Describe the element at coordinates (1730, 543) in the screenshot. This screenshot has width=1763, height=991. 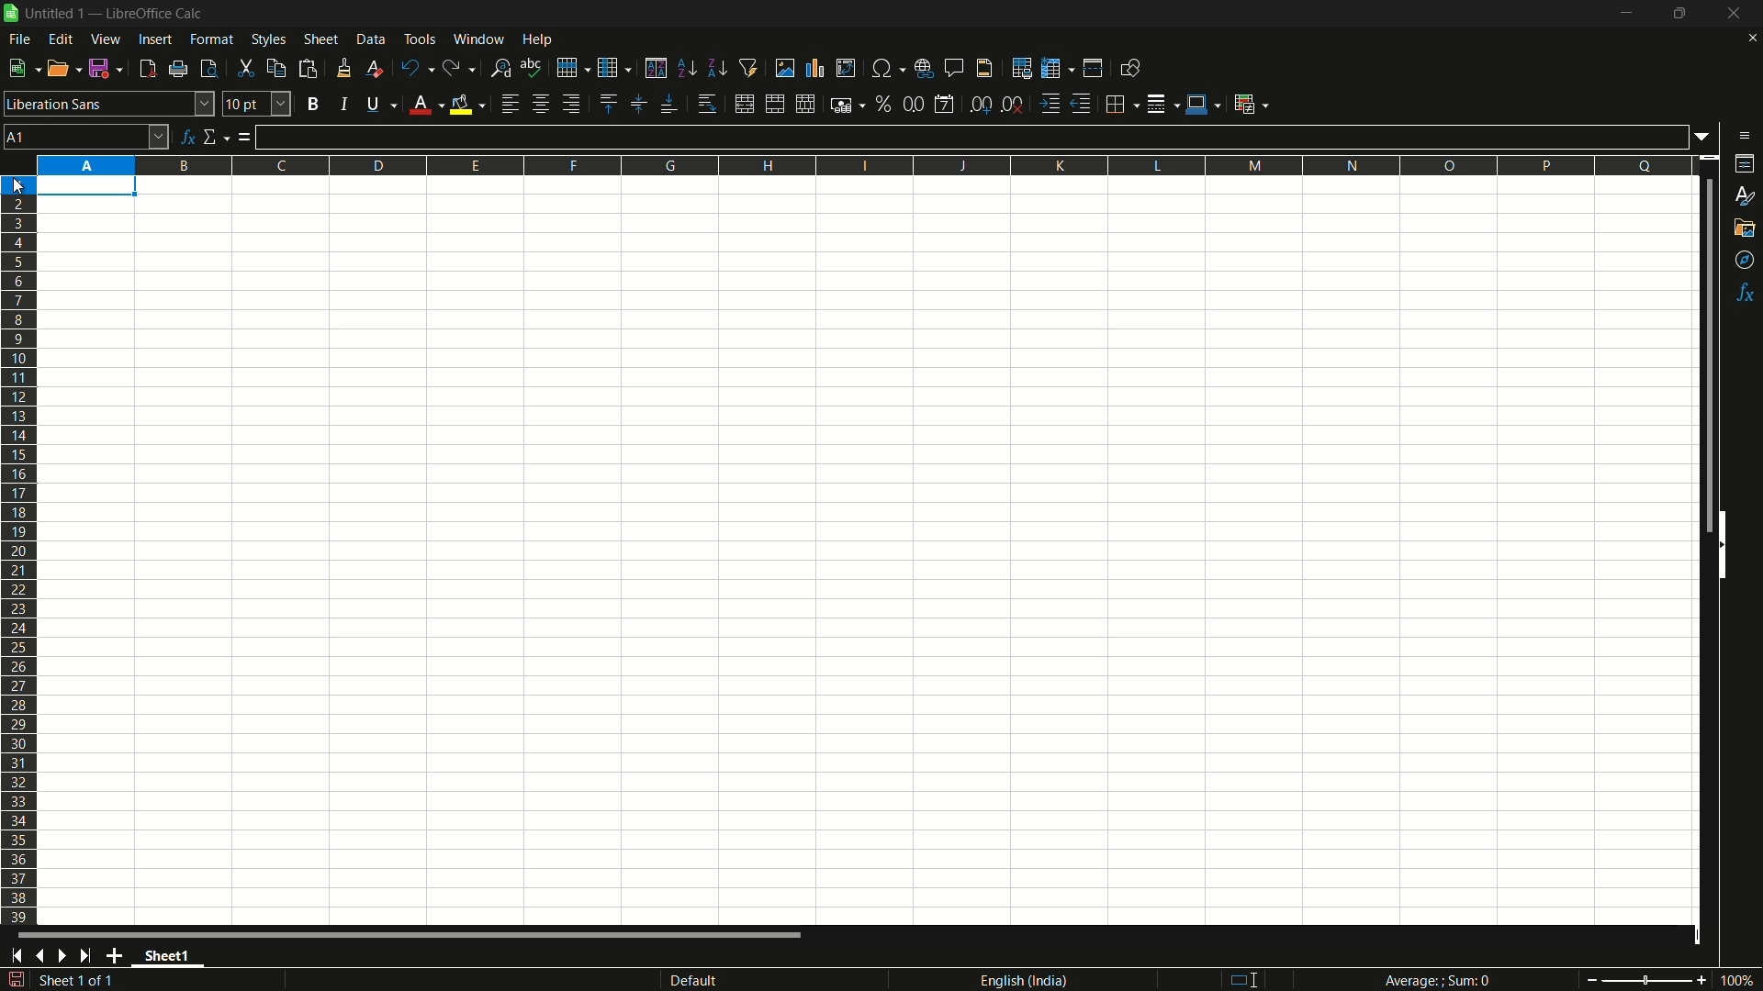
I see `hide sidebar` at that location.